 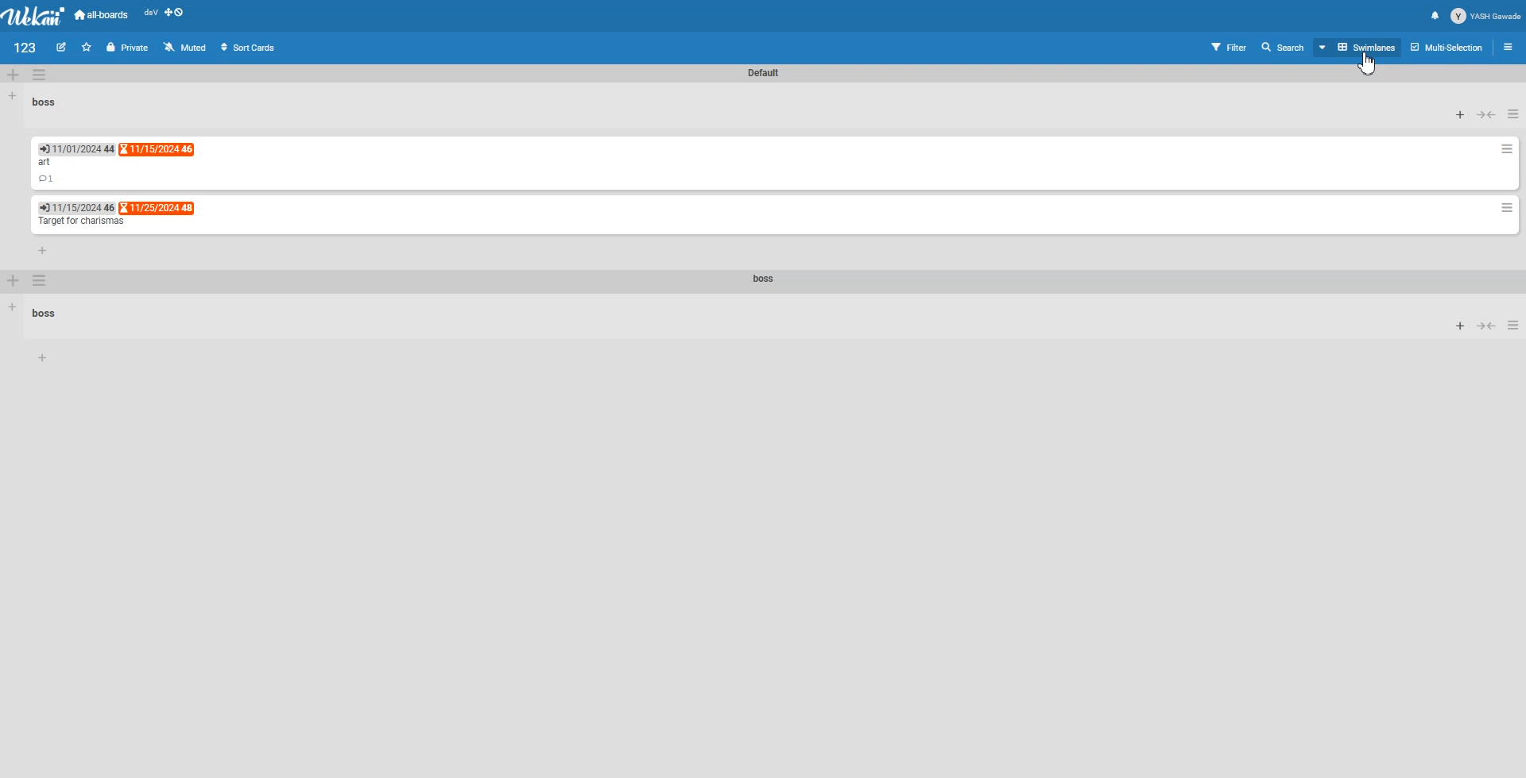 What do you see at coordinates (41, 281) in the screenshot?
I see `Swimlane Action` at bounding box center [41, 281].